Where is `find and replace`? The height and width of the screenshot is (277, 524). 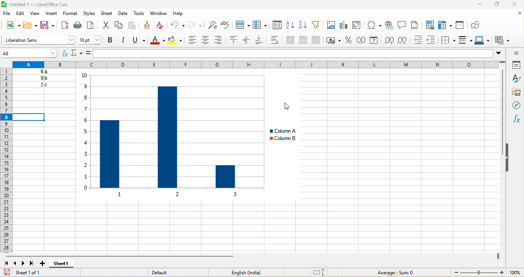
find and replace is located at coordinates (213, 27).